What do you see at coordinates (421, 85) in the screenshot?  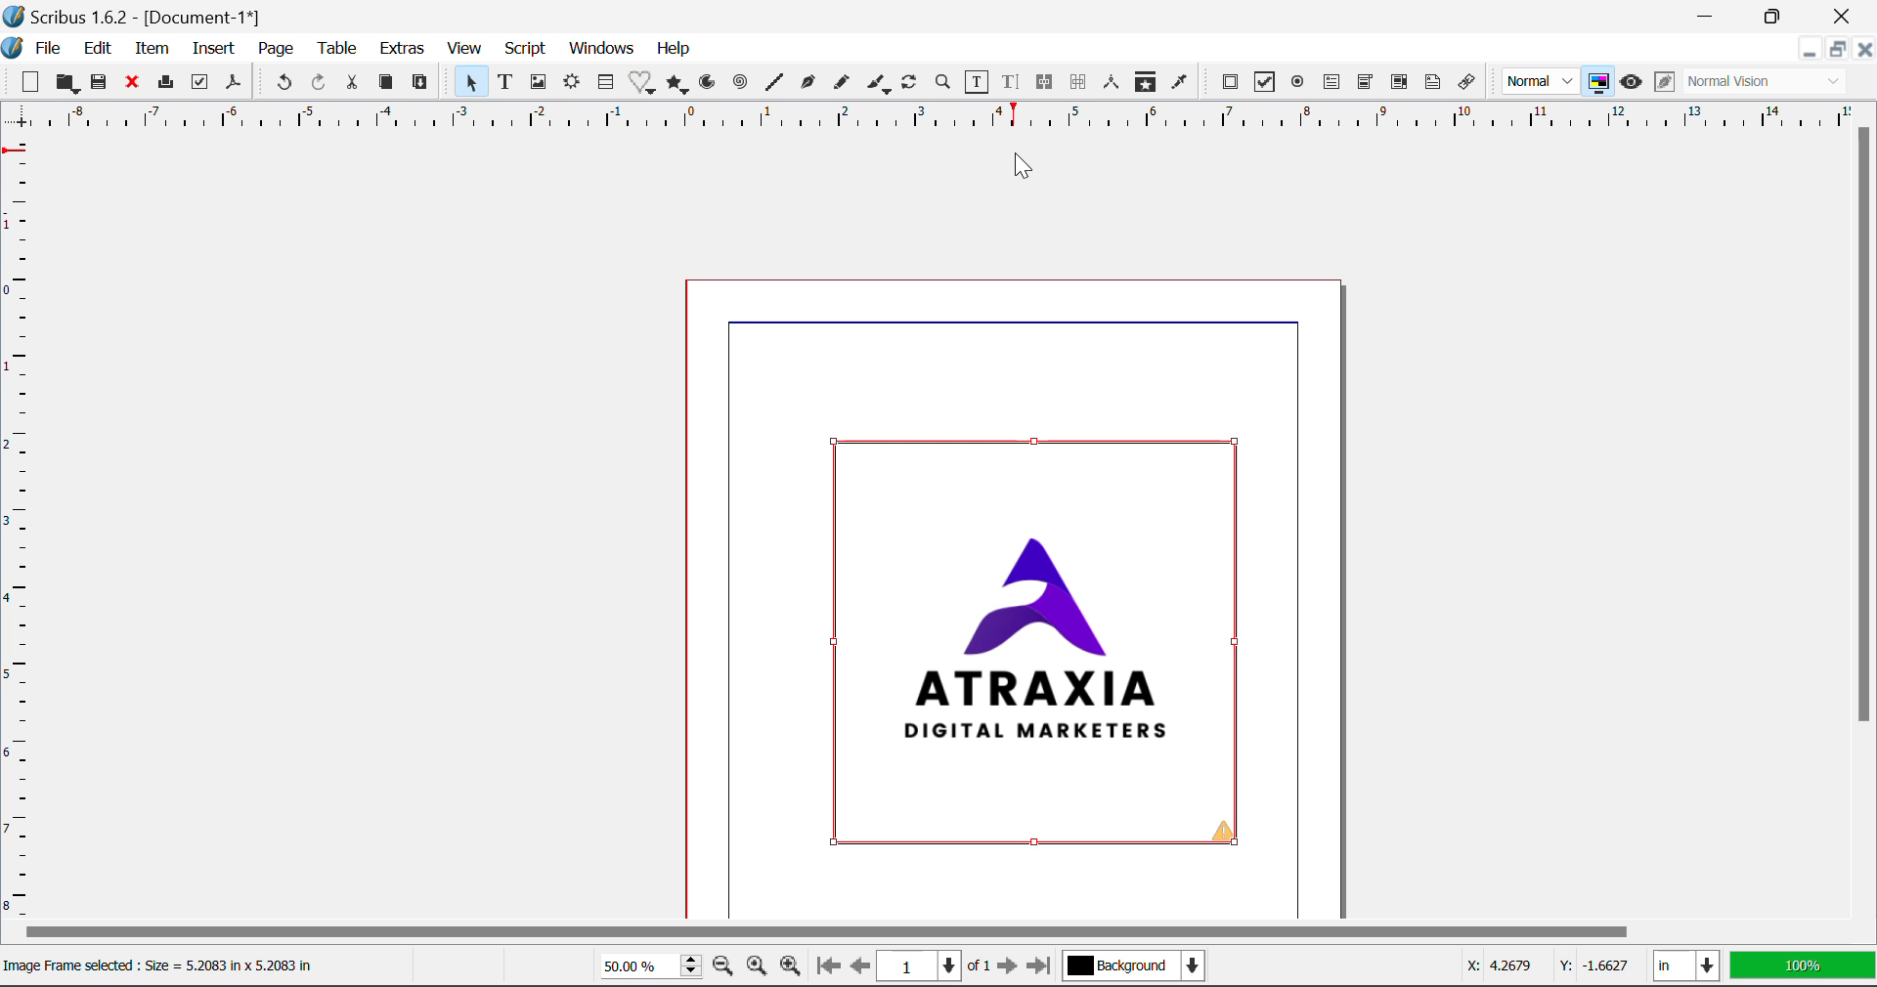 I see `Paste` at bounding box center [421, 85].